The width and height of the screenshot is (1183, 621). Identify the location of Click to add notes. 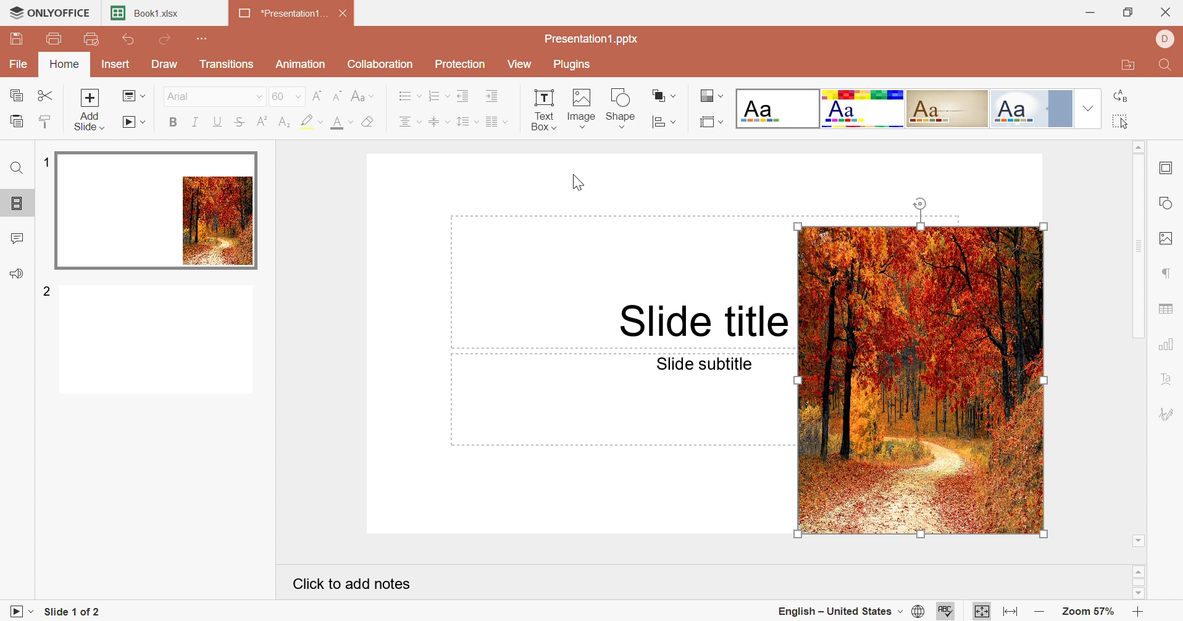
(350, 584).